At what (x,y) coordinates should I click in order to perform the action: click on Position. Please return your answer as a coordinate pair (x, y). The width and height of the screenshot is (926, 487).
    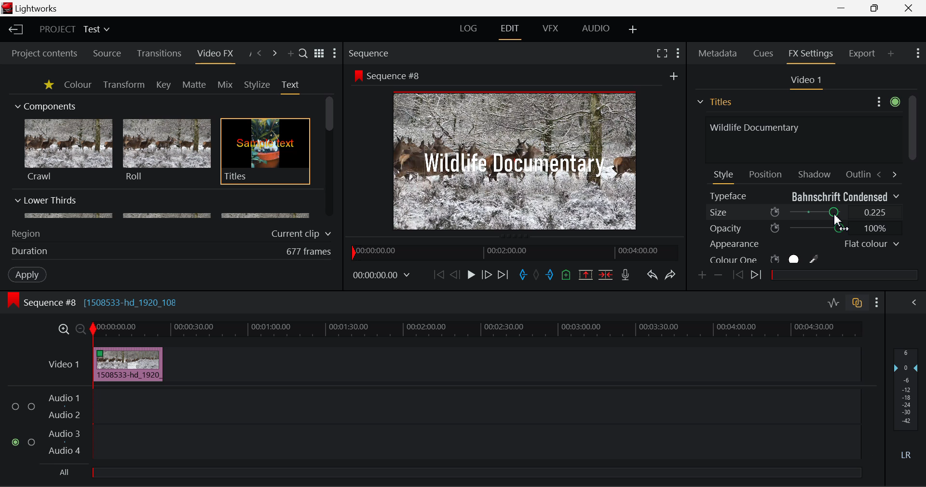
    Looking at the image, I should click on (767, 174).